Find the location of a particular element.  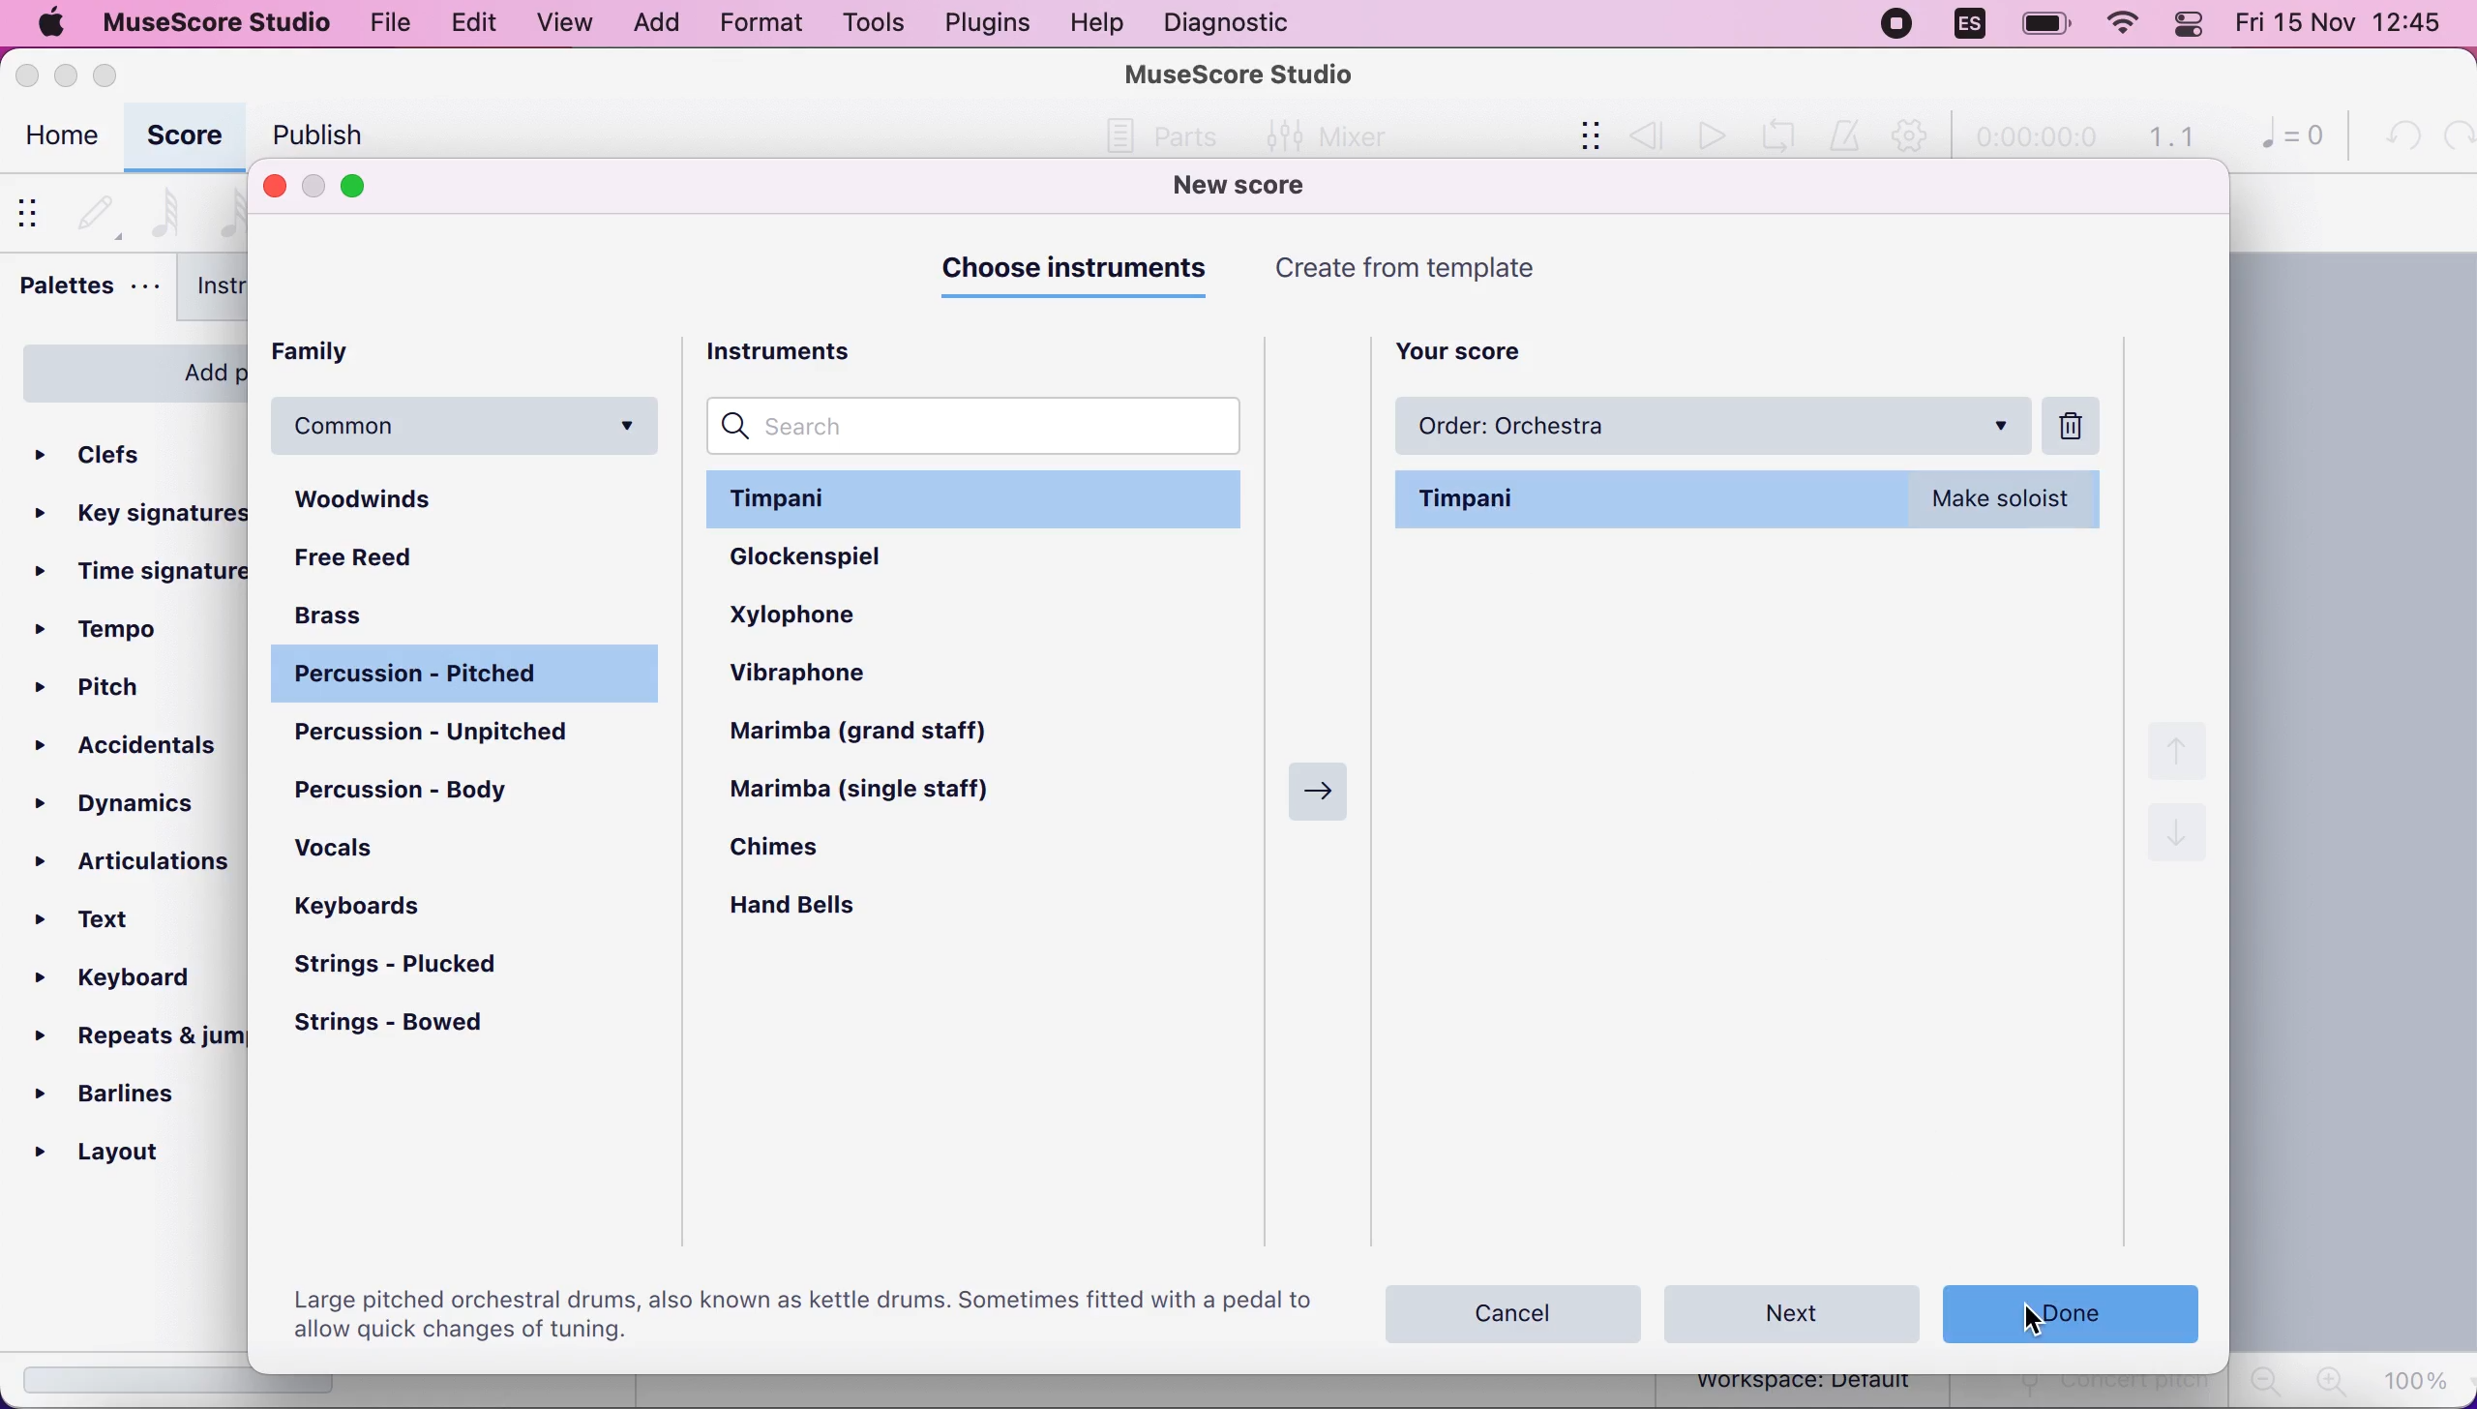

metronome is located at coordinates (1848, 136).